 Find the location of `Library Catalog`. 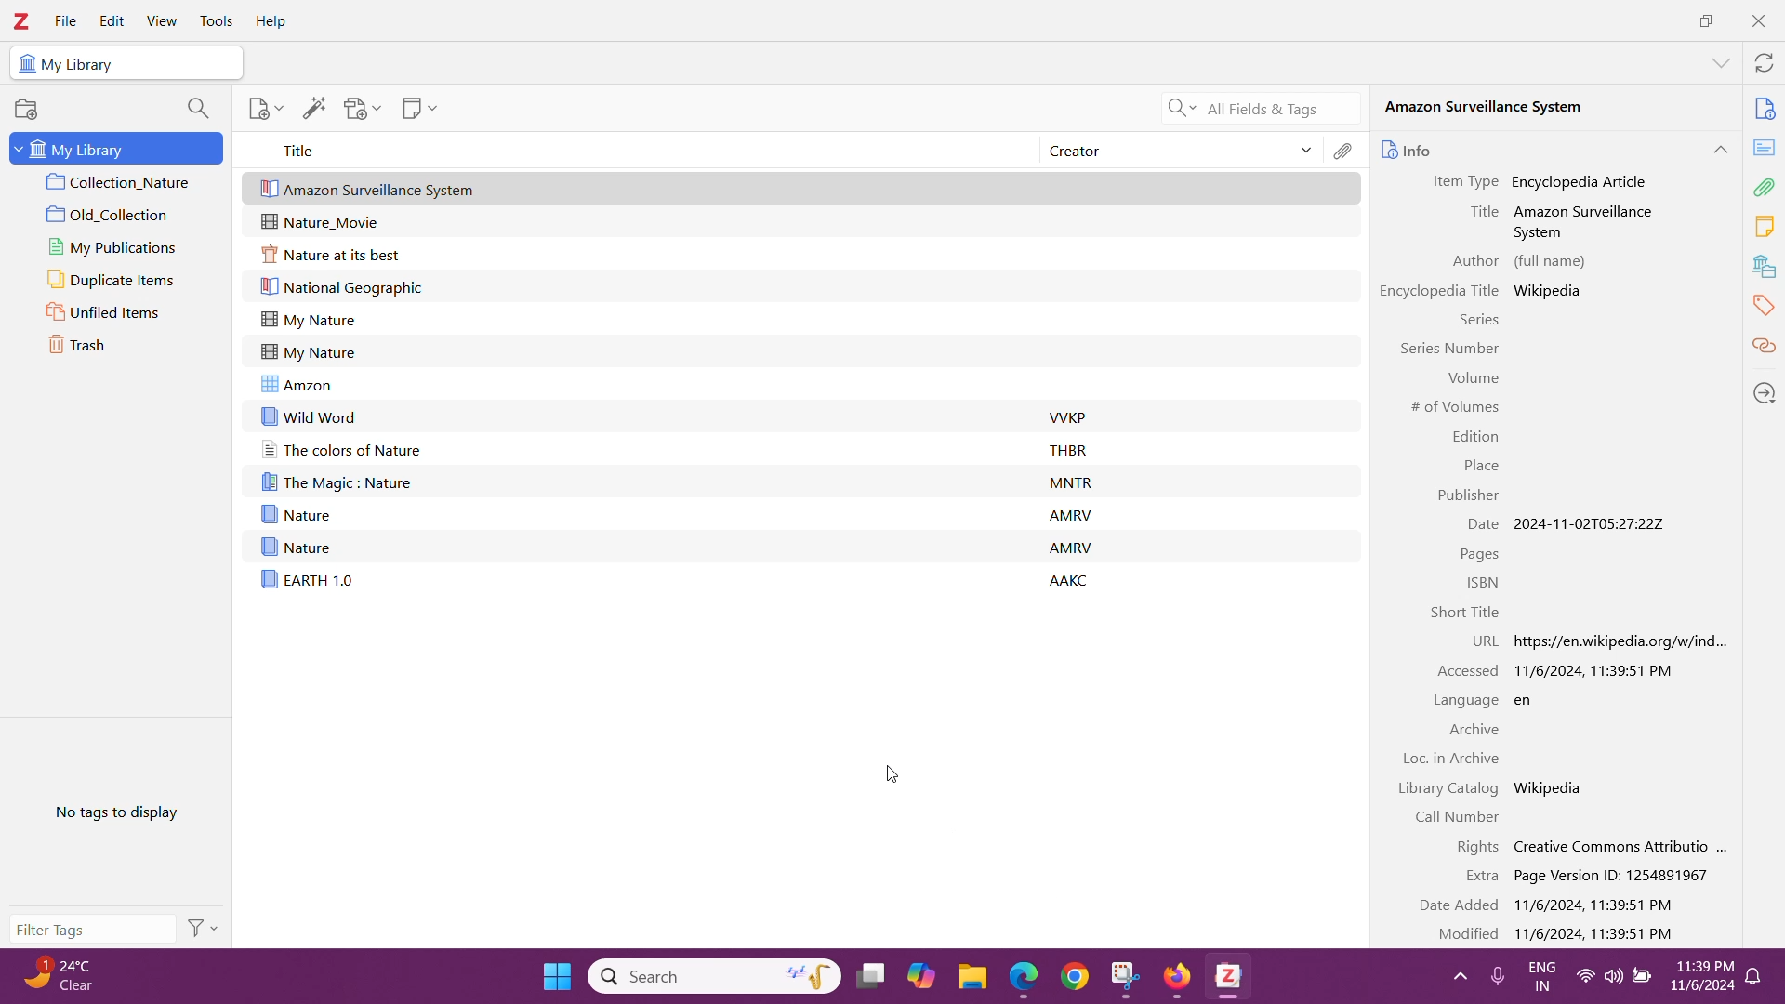

Library Catalog is located at coordinates (1447, 787).